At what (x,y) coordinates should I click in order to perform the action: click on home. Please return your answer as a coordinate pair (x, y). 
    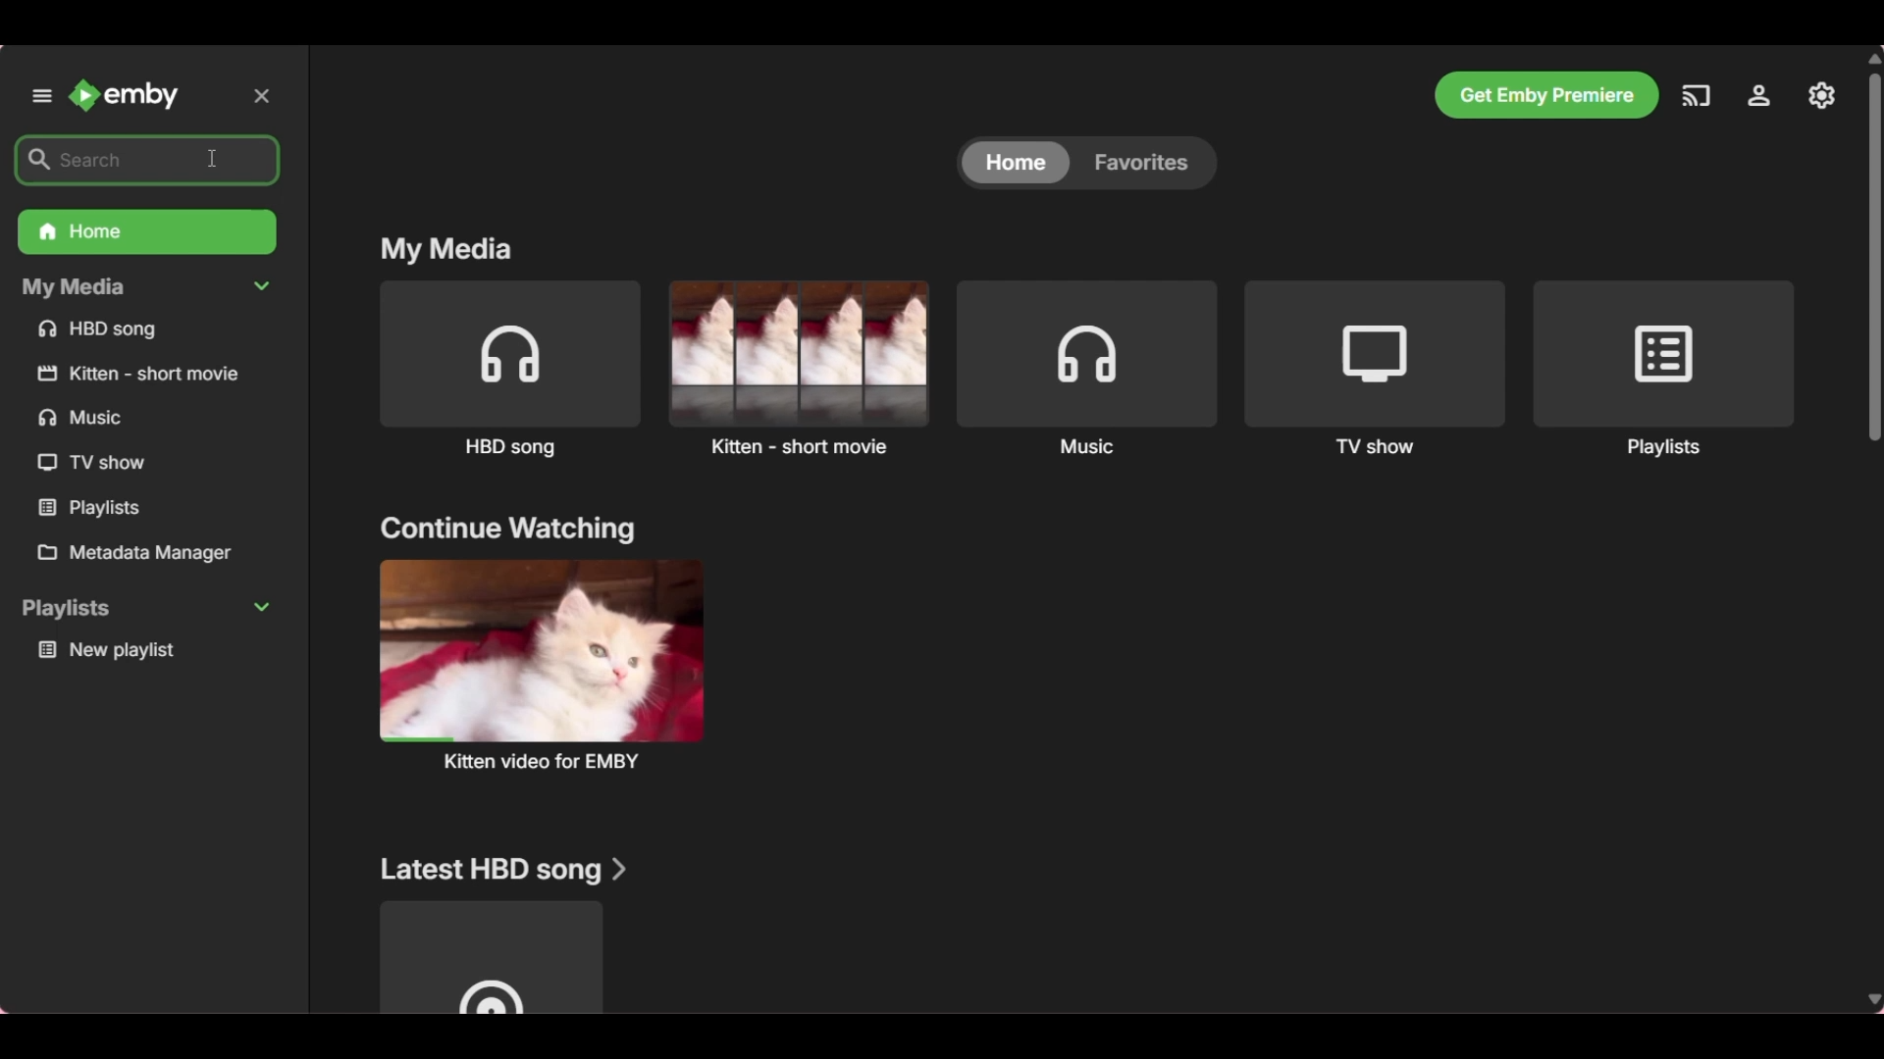
    Looking at the image, I should click on (1012, 164).